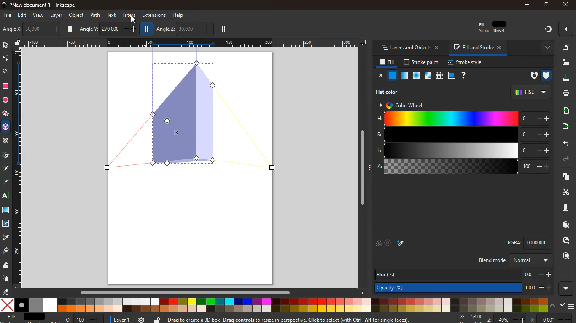 This screenshot has height=323, width=576. Describe the element at coordinates (191, 113) in the screenshot. I see `image` at that location.